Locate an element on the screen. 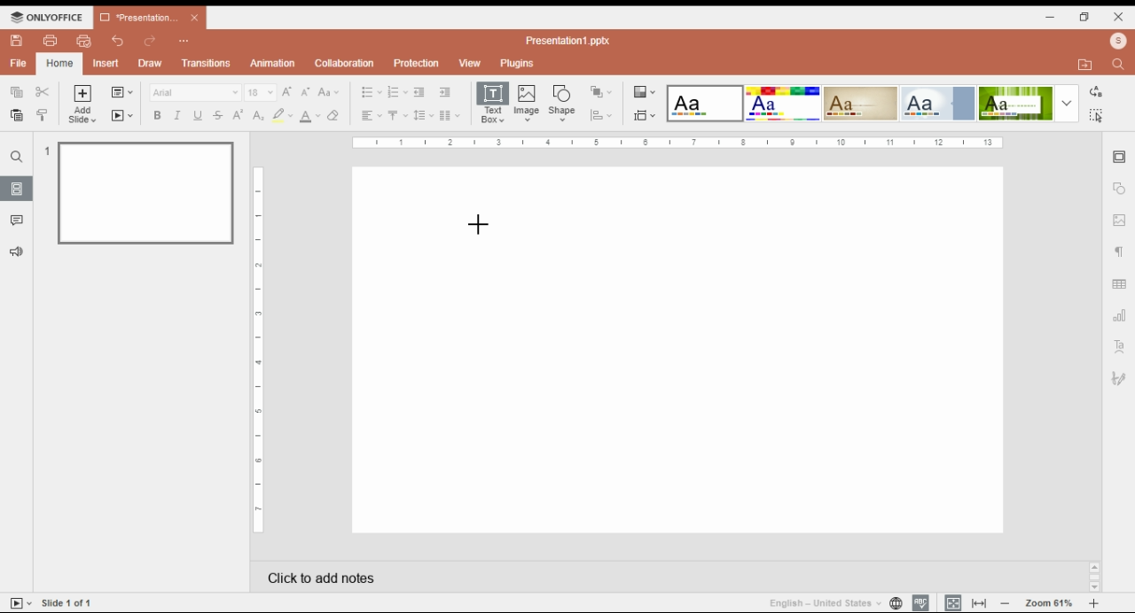 The height and width of the screenshot is (613, 1135). customize quick access is located at coordinates (185, 42).